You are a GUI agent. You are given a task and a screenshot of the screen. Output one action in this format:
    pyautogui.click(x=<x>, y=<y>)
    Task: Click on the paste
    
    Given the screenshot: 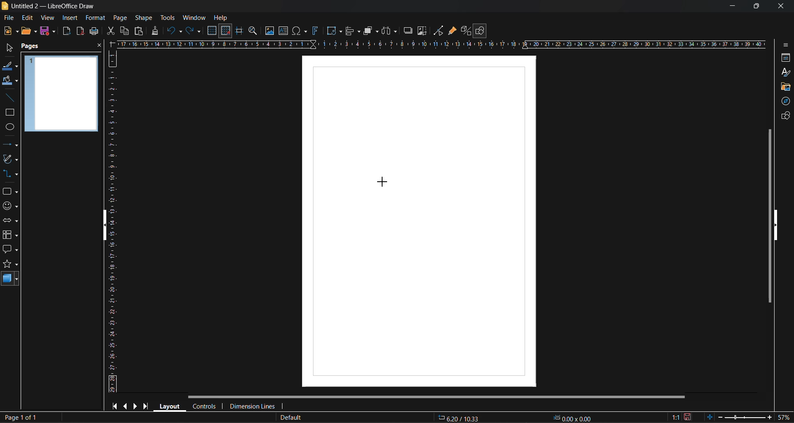 What is the action you would take?
    pyautogui.click(x=138, y=32)
    